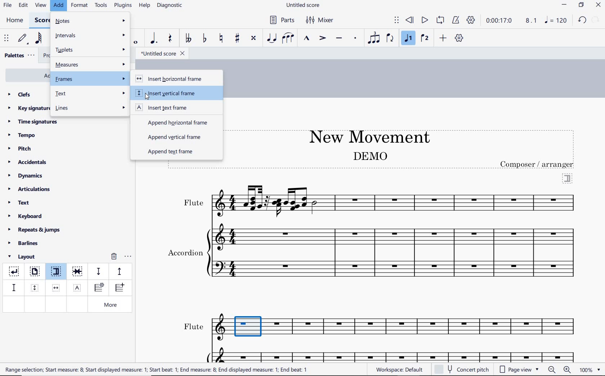 This screenshot has height=376, width=605. I want to click on layout, so click(23, 257).